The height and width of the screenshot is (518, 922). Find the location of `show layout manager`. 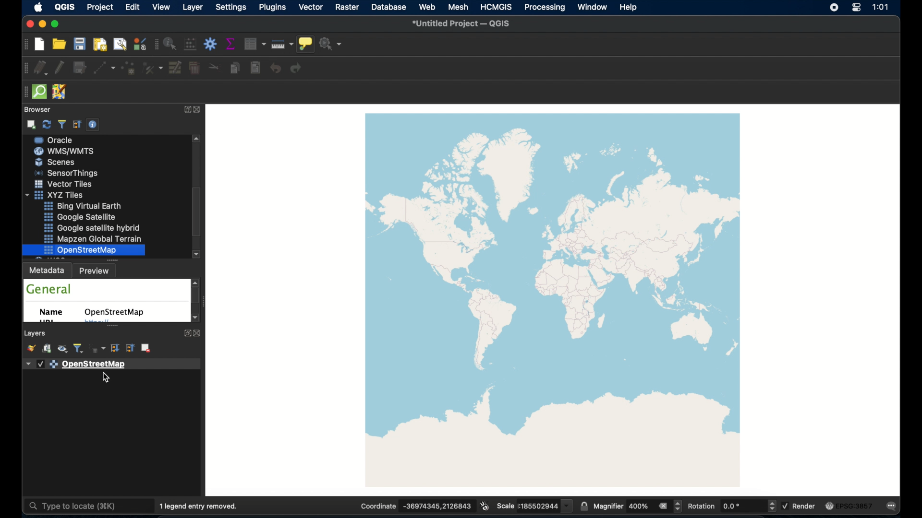

show layout manager is located at coordinates (119, 45).